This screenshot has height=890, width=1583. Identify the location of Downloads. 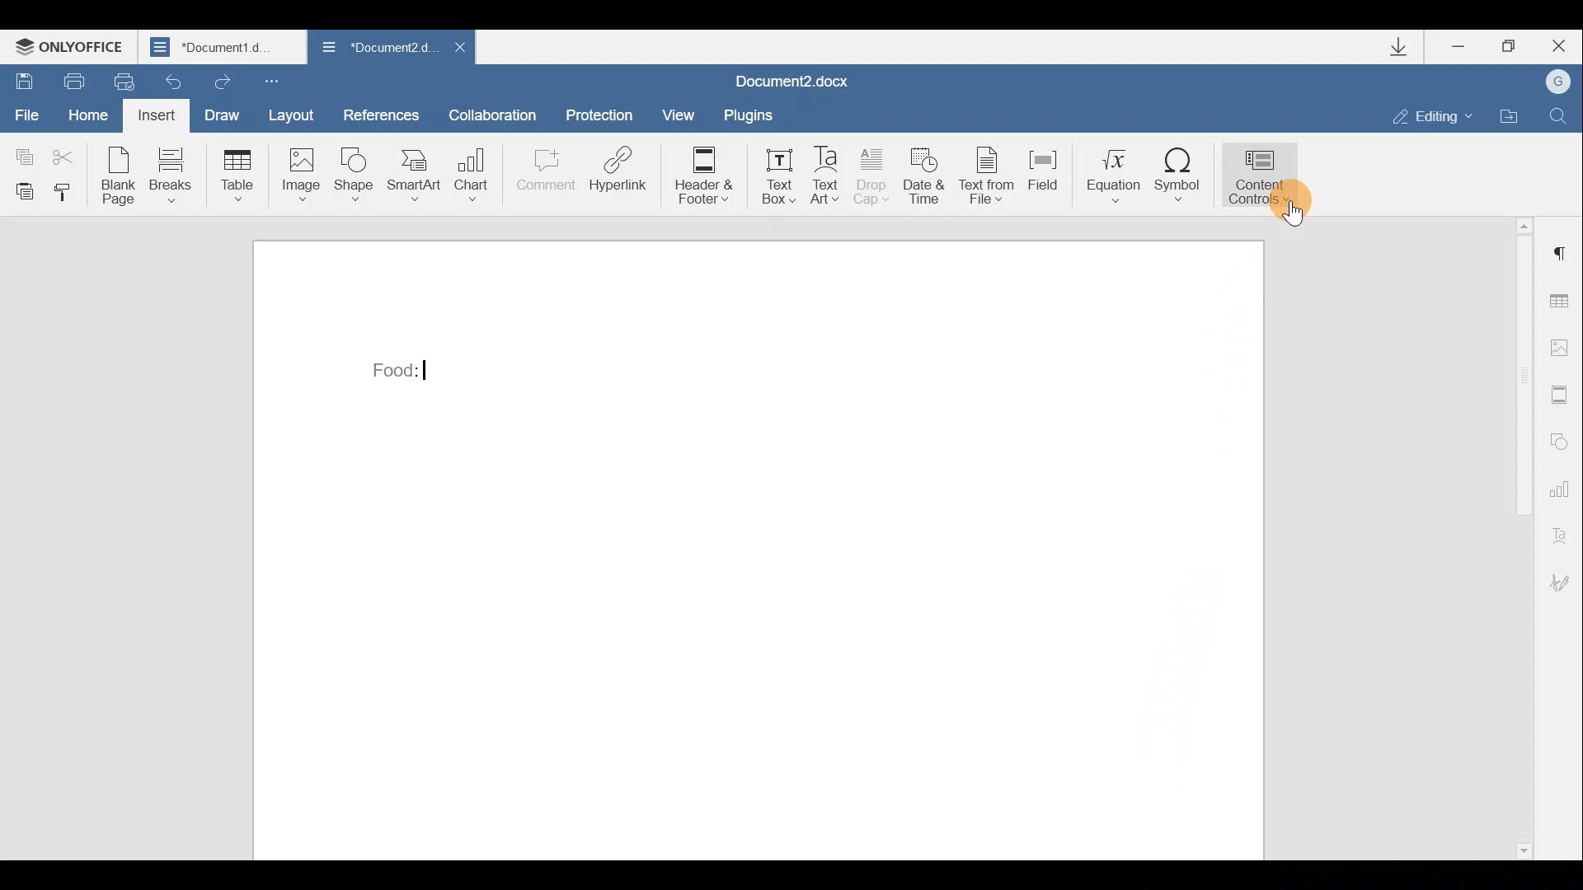
(1405, 47).